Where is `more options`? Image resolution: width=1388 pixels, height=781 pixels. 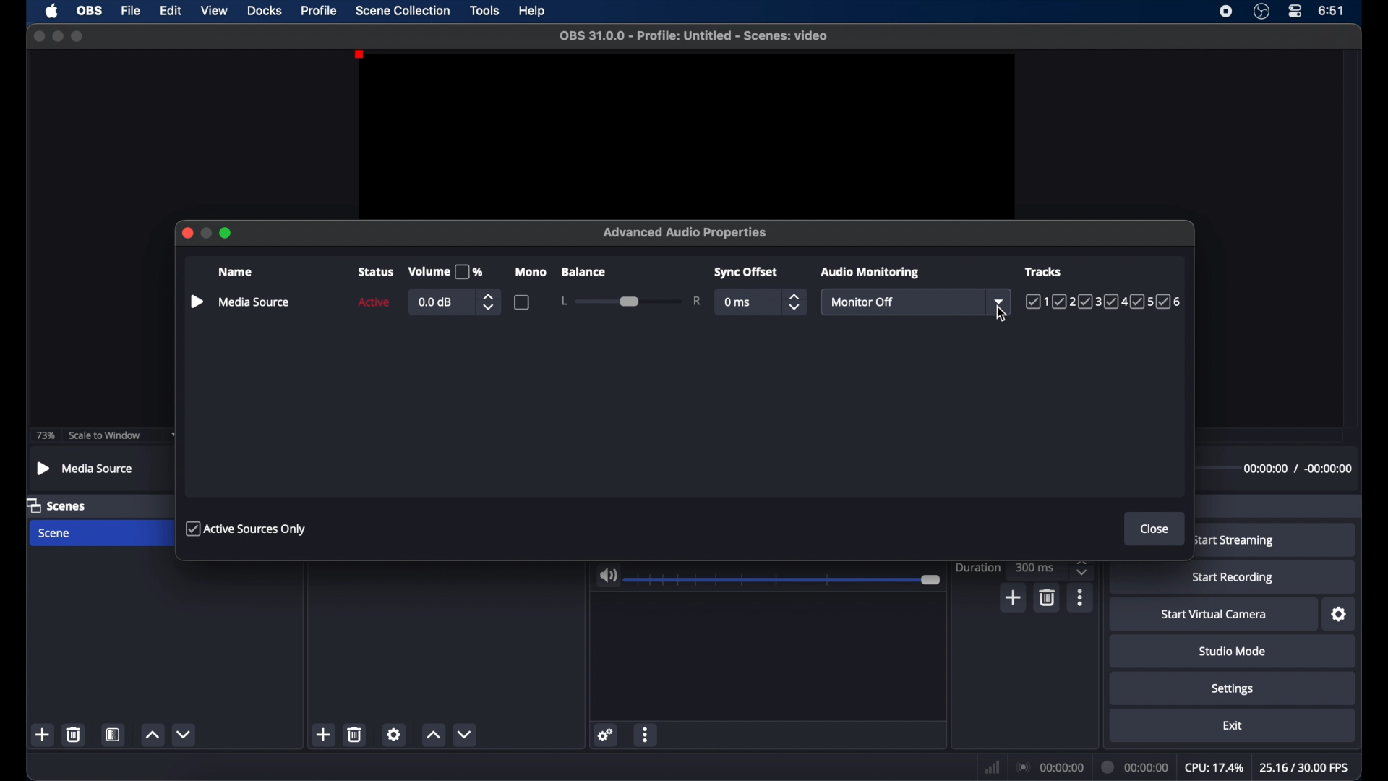
more options is located at coordinates (646, 735).